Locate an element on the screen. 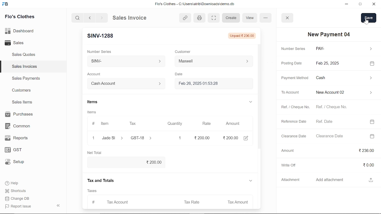 The width and height of the screenshot is (381, 214). Feb 26, 2025 01:53:28 is located at coordinates (212, 83).